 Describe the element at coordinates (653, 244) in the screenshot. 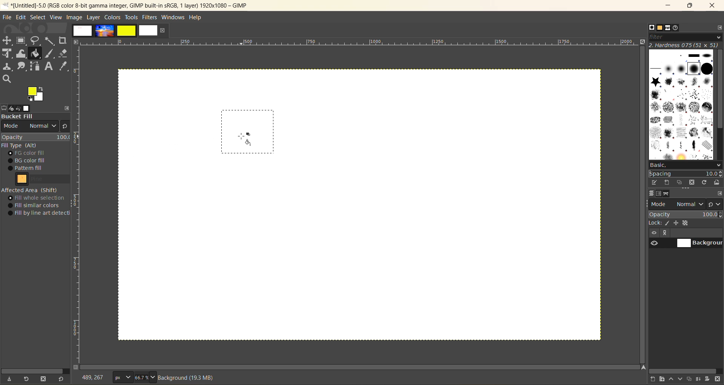

I see `preview` at that location.